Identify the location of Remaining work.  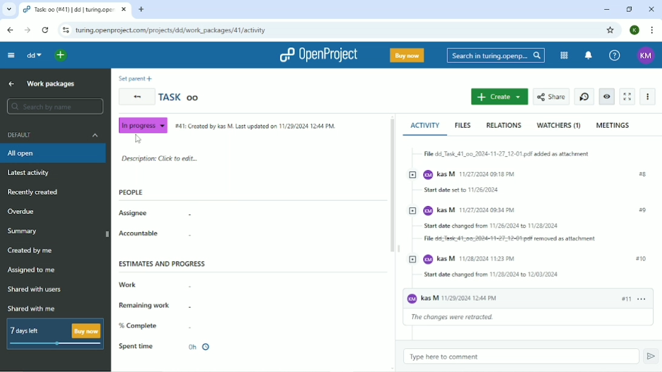
(146, 306).